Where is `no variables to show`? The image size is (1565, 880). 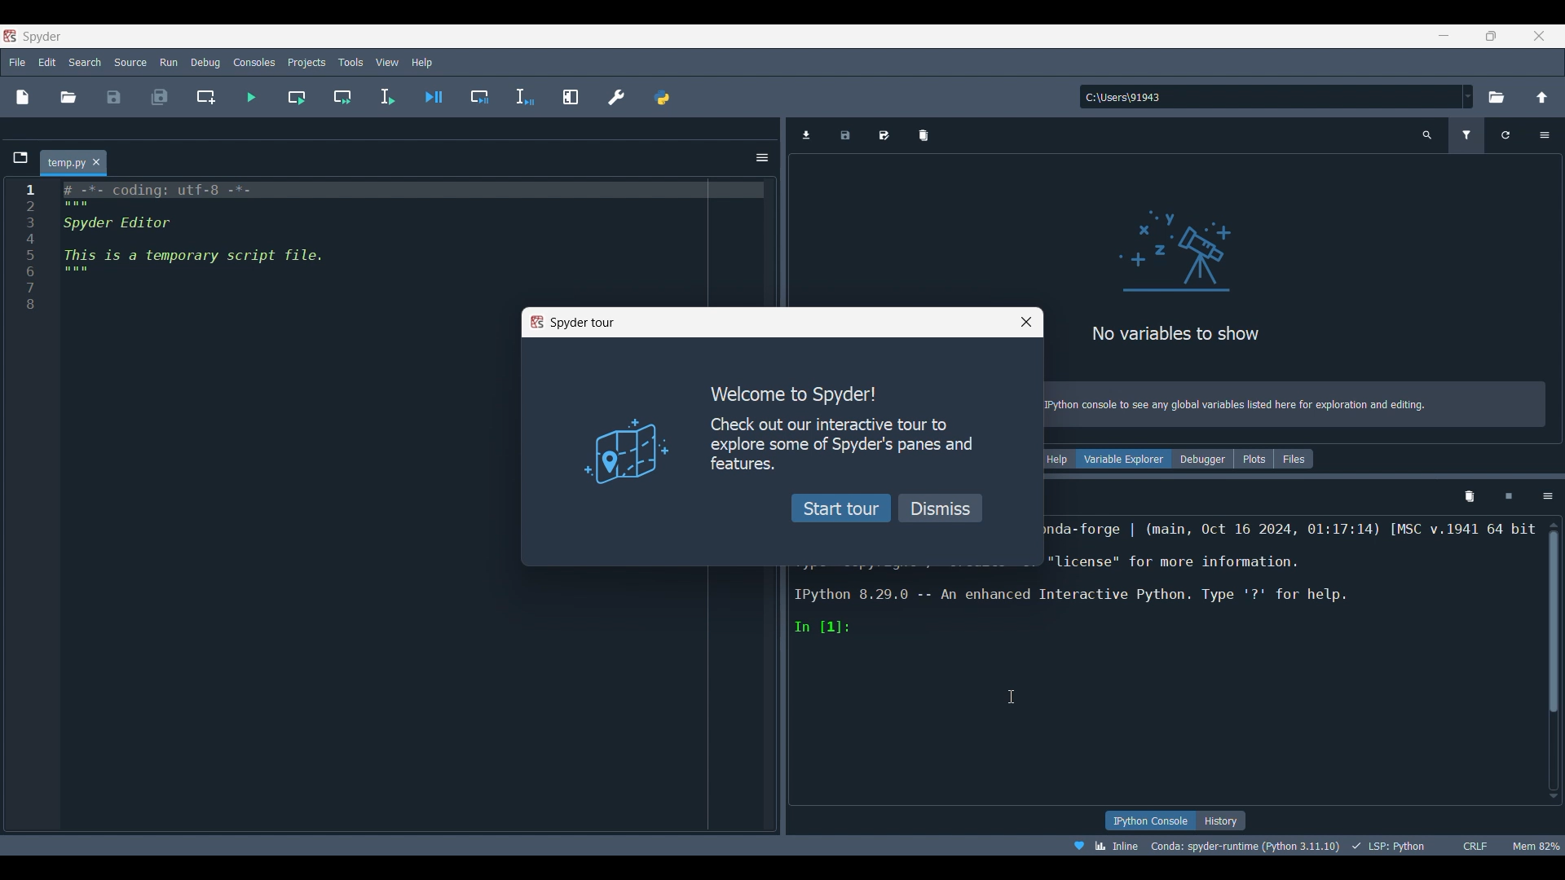
no variables to show is located at coordinates (1180, 271).